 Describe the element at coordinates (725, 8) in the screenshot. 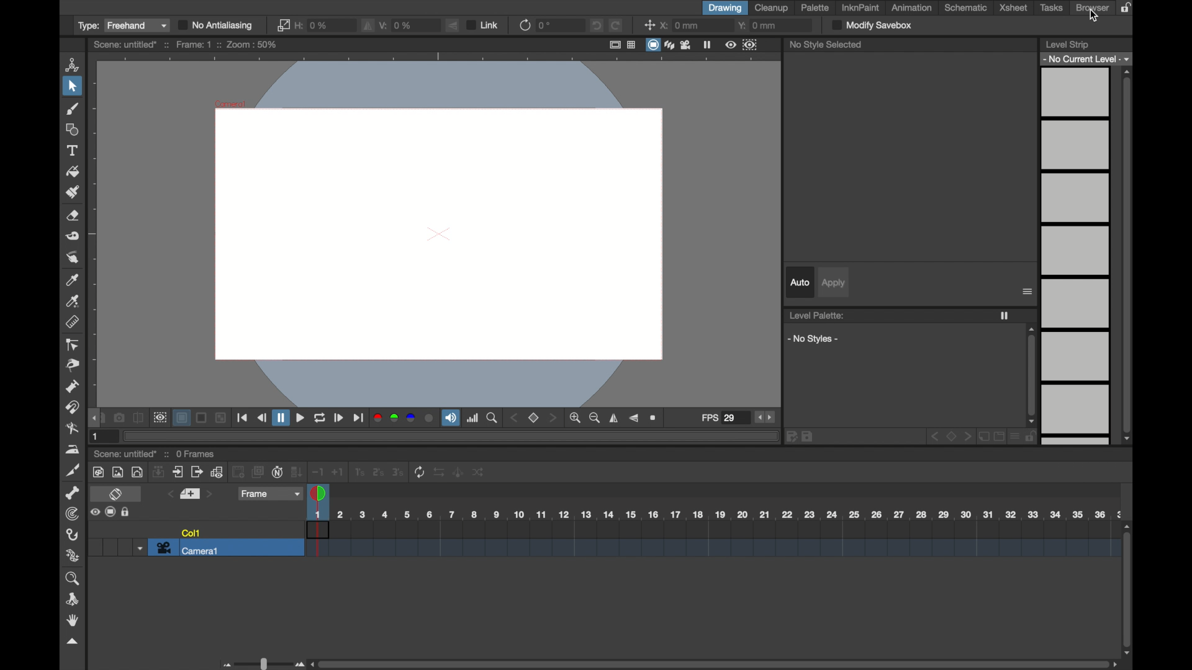

I see `drawing` at that location.